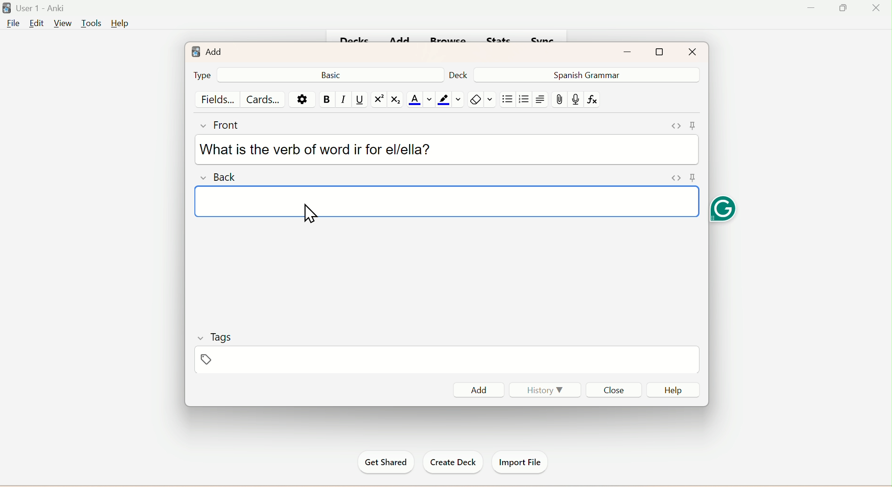 Image resolution: width=892 pixels, height=487 pixels. I want to click on Fields..., so click(219, 99).